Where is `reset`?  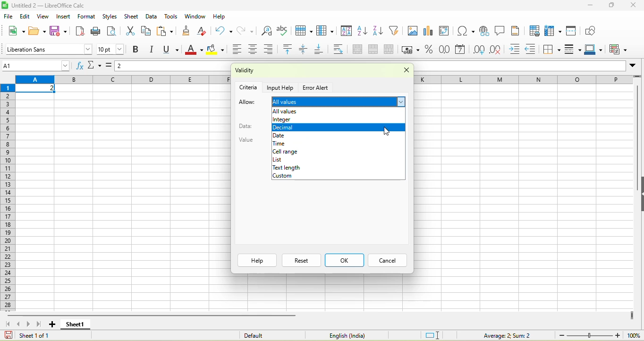 reset is located at coordinates (301, 260).